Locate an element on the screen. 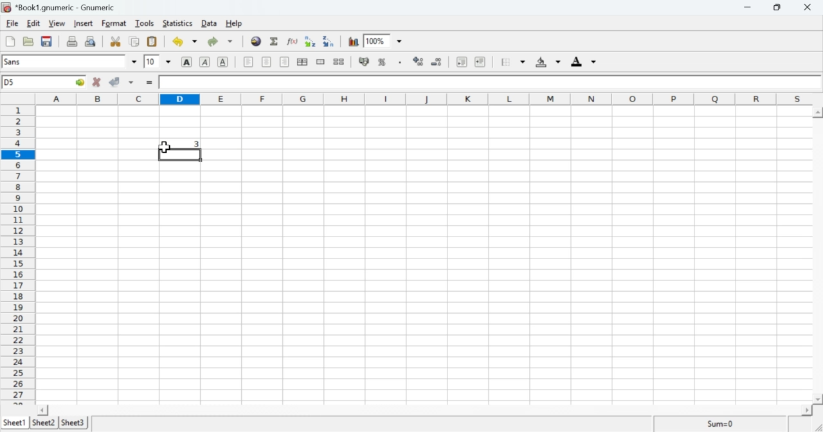  Underline is located at coordinates (224, 62).